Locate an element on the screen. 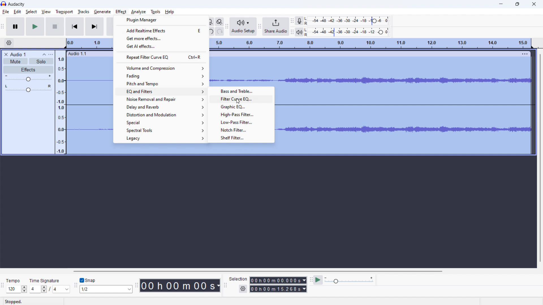 Image resolution: width=543 pixels, height=305 pixels. timeline settings is located at coordinates (9, 43).